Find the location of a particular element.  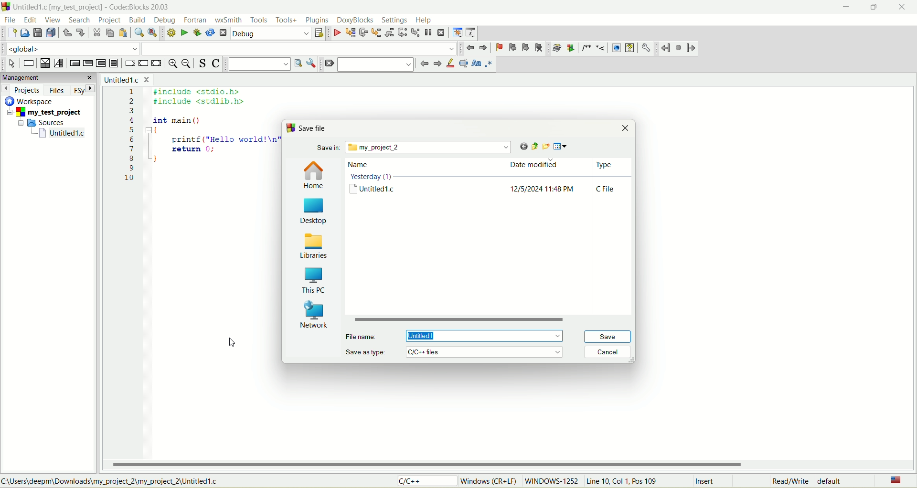

search is located at coordinates (76, 20).